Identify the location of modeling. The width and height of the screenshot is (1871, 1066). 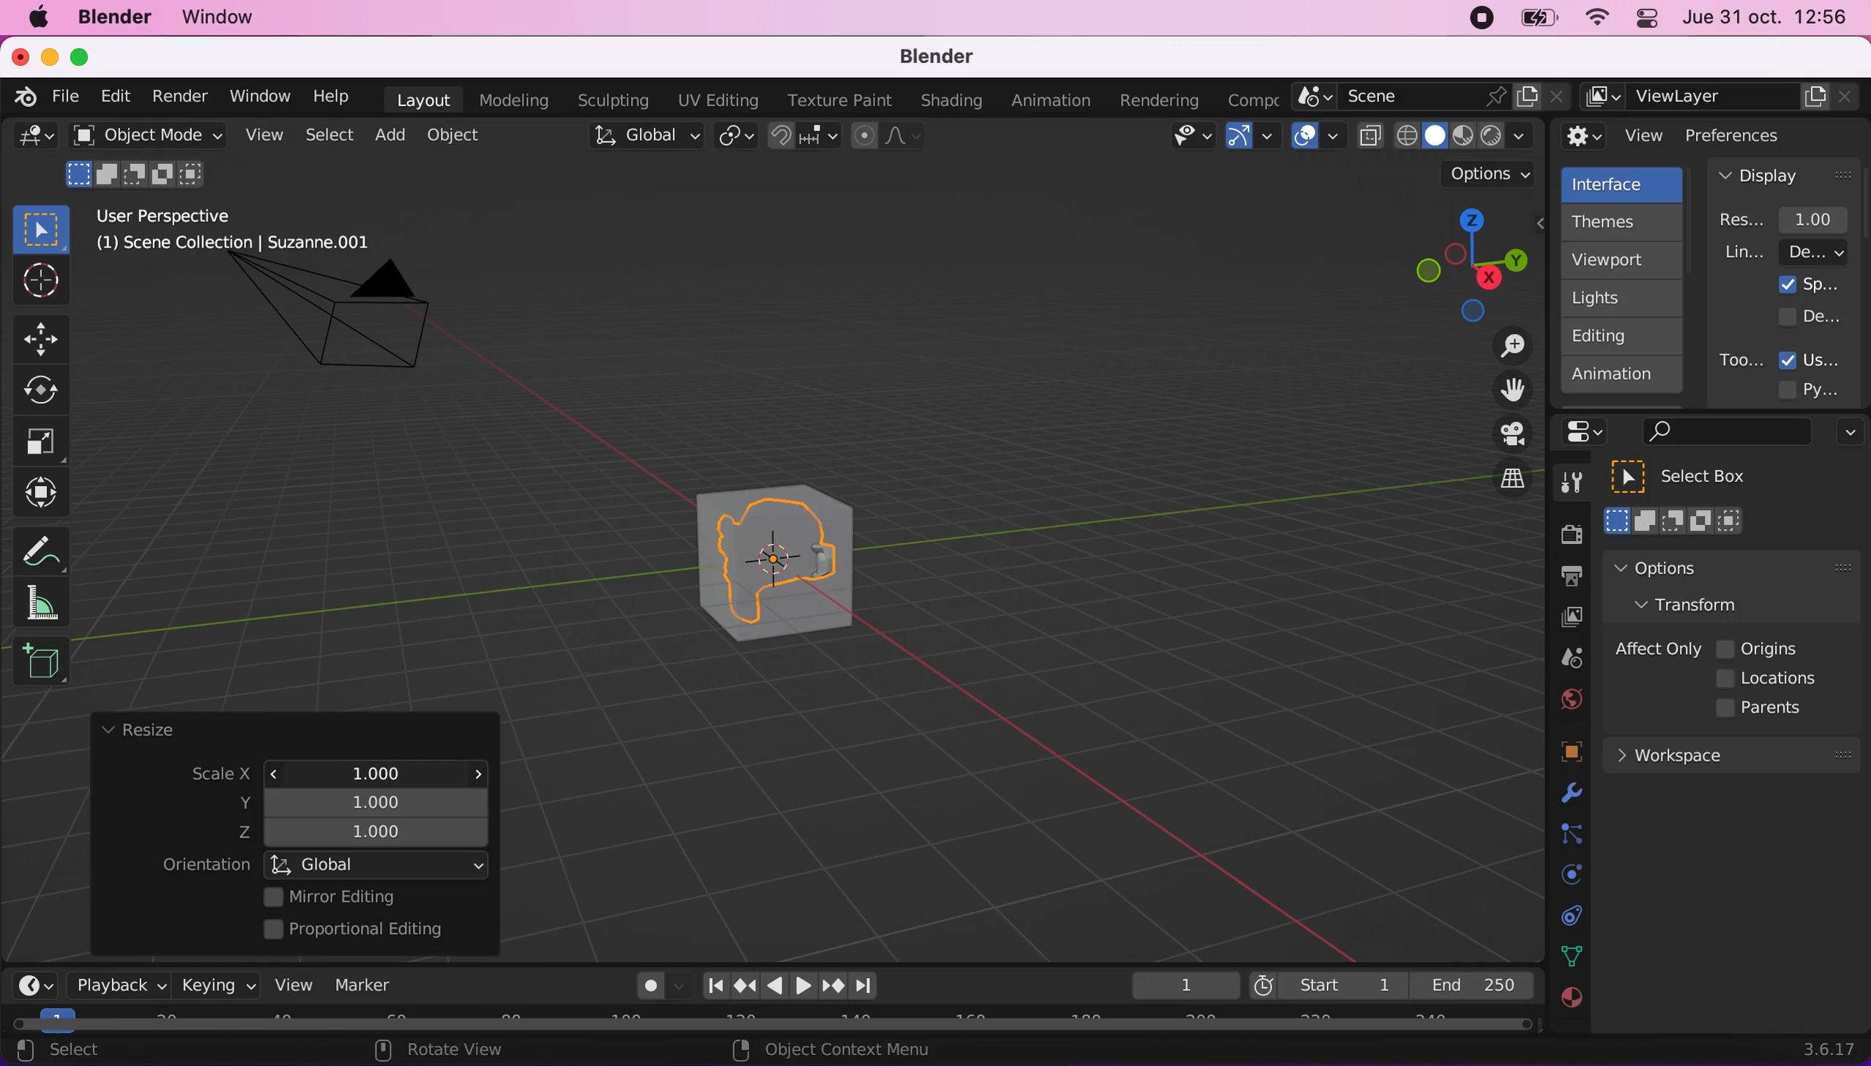
(511, 101).